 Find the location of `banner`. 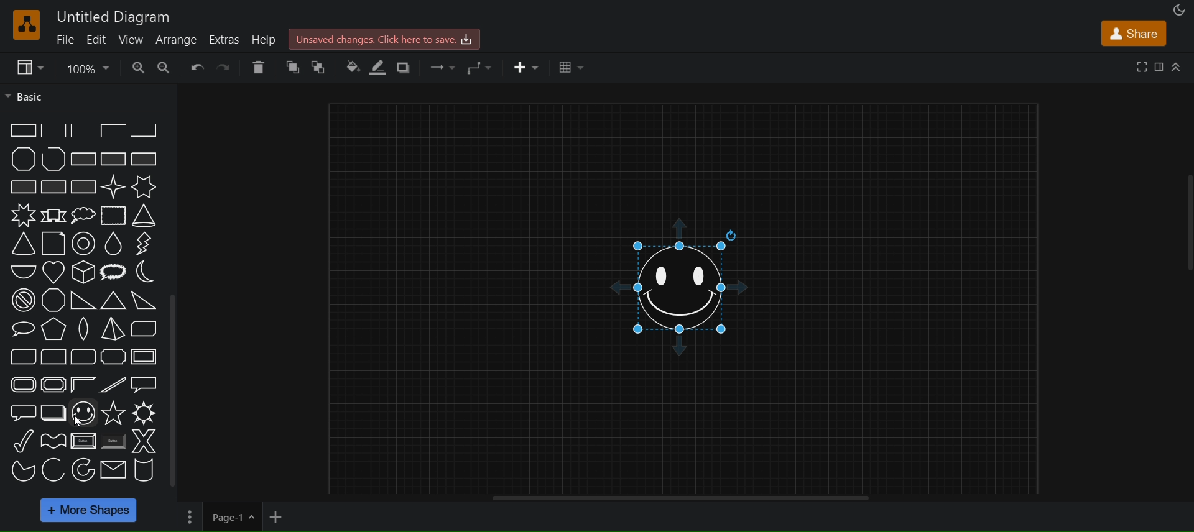

banner is located at coordinates (53, 216).